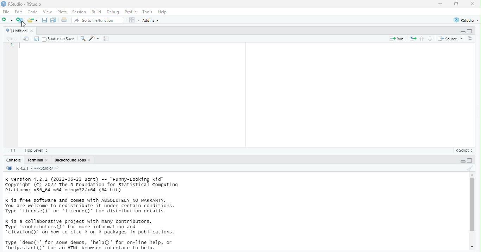  I want to click on description of any demo and help, so click(88, 244).